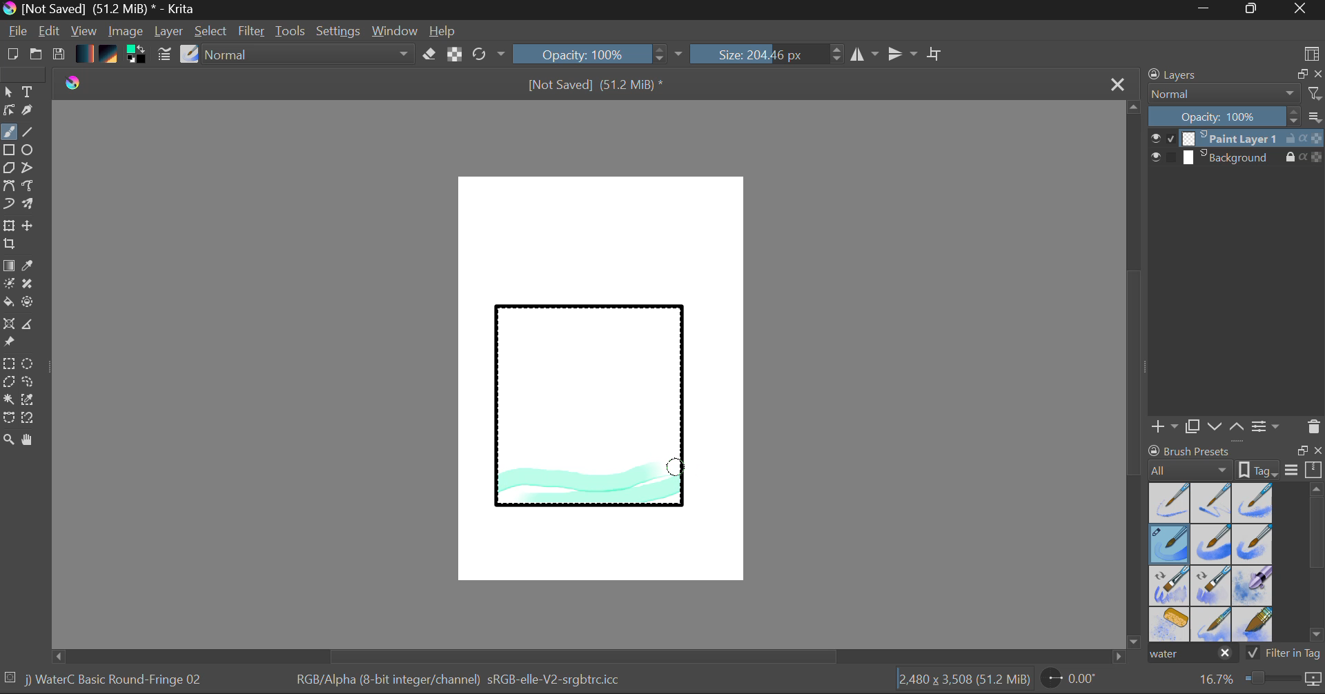  What do you see at coordinates (31, 365) in the screenshot?
I see `Elipses Selection tool` at bounding box center [31, 365].